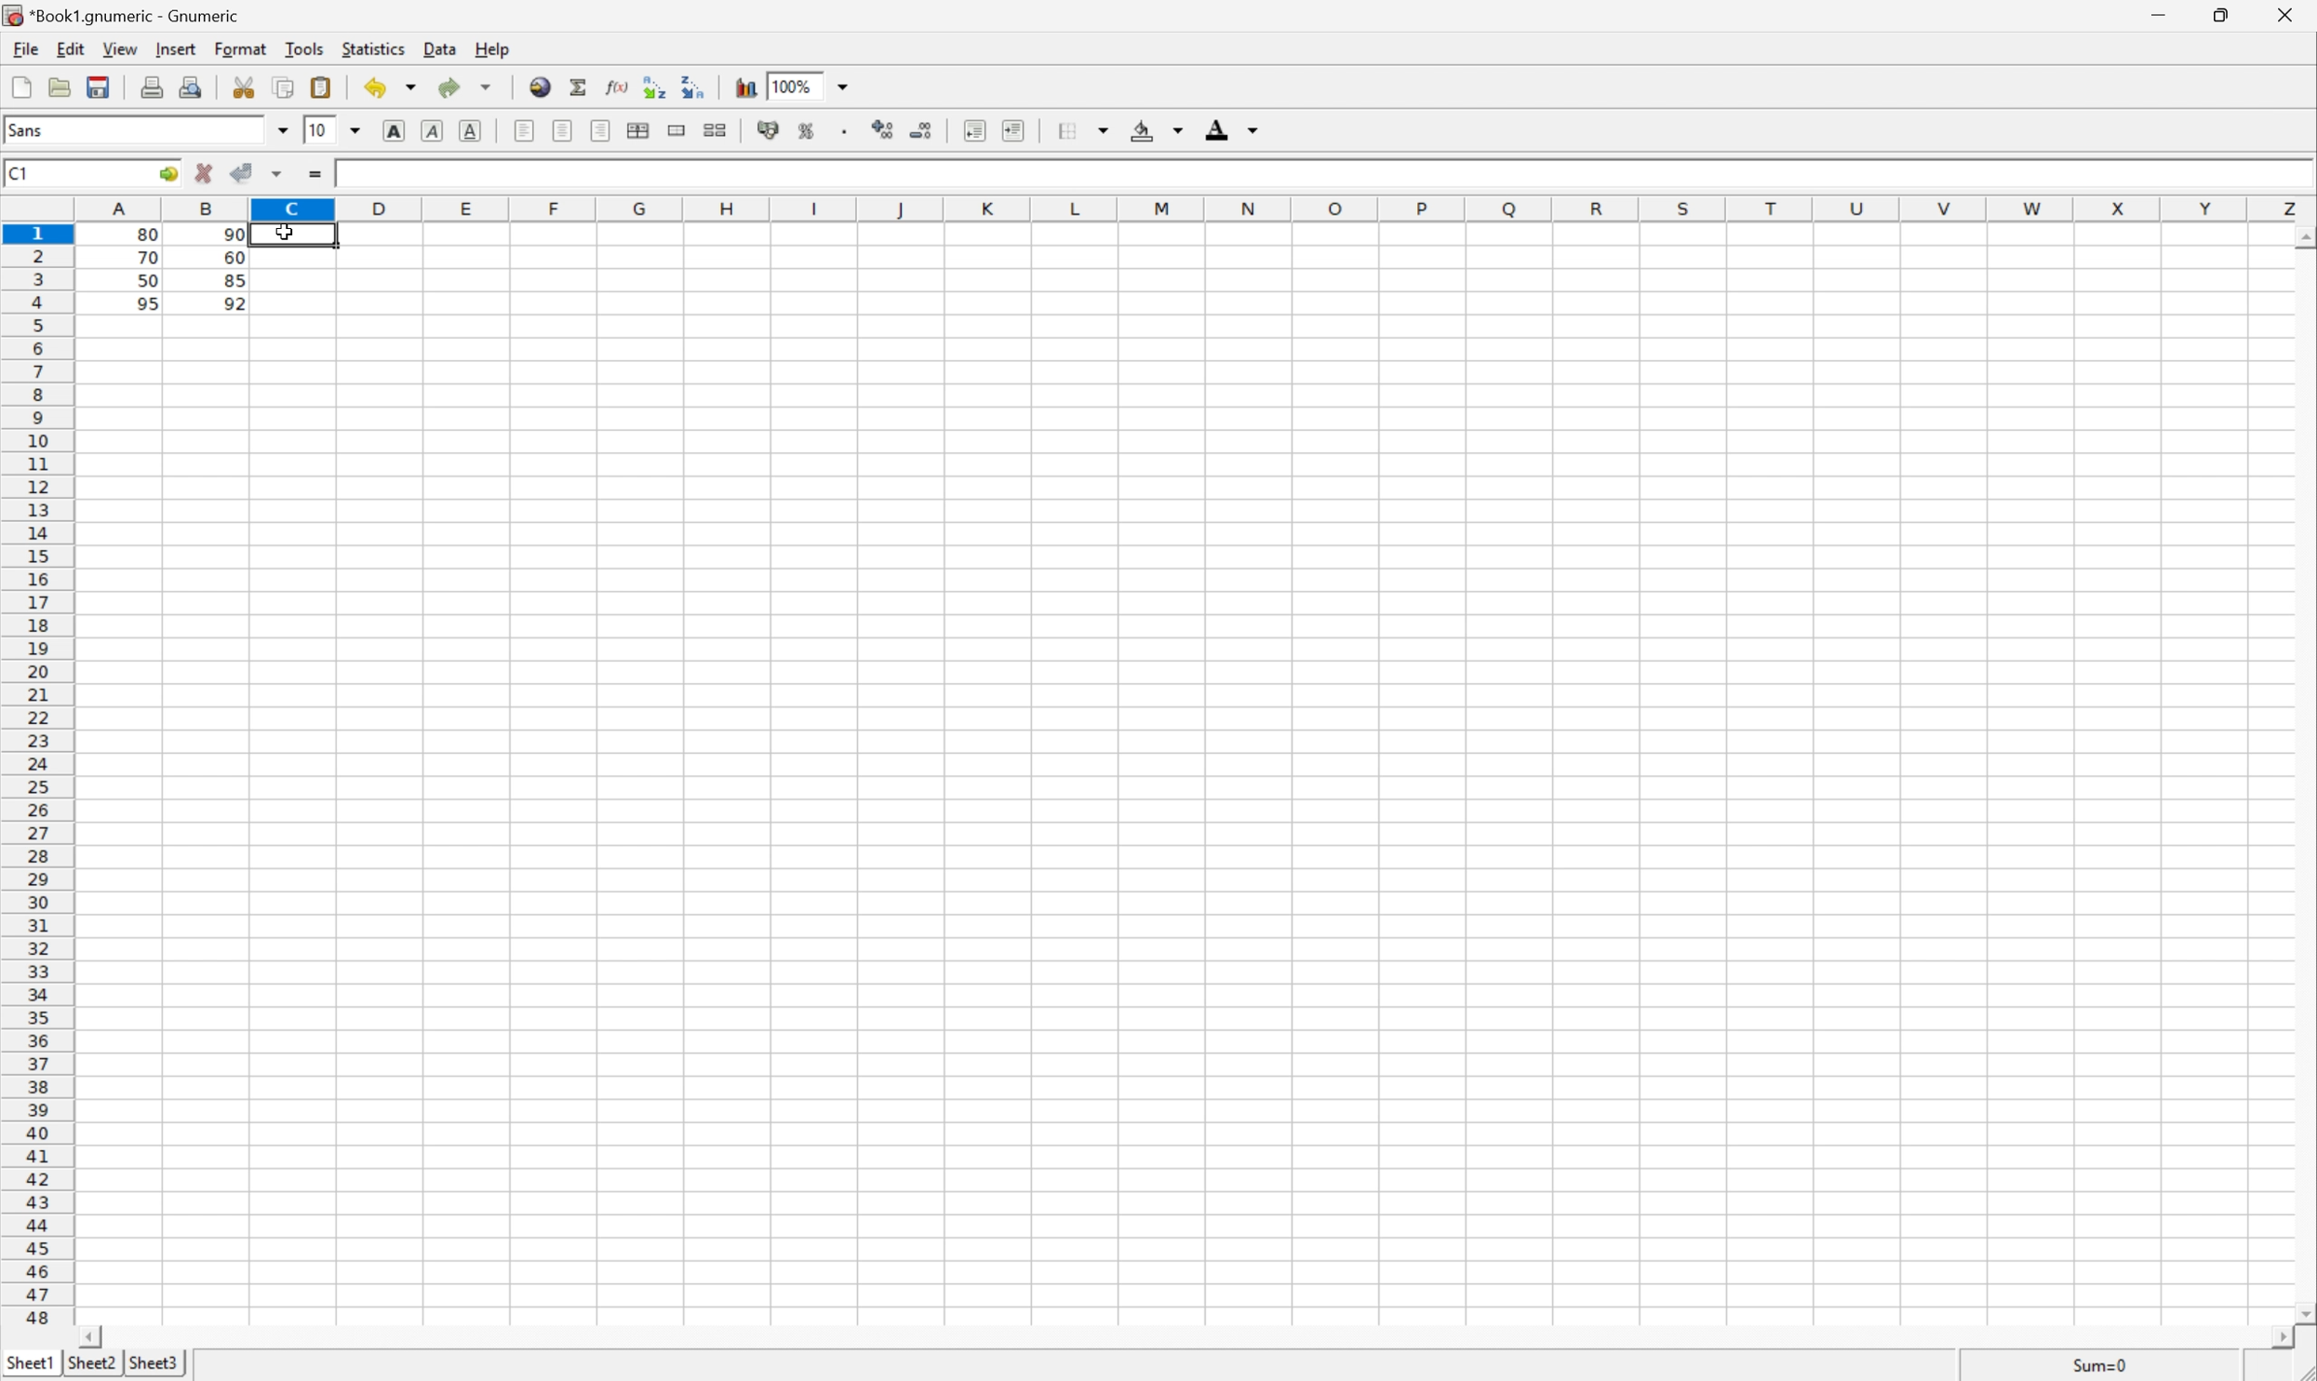 The image size is (2317, 1381). Describe the element at coordinates (169, 174) in the screenshot. I see `Go to...` at that location.